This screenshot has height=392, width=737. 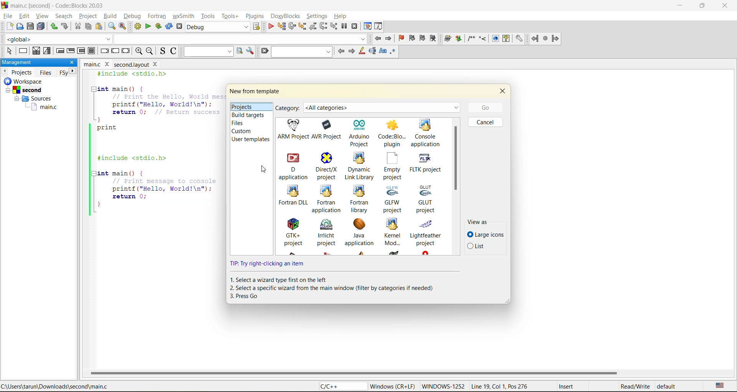 What do you see at coordinates (423, 38) in the screenshot?
I see `next bookmark` at bounding box center [423, 38].